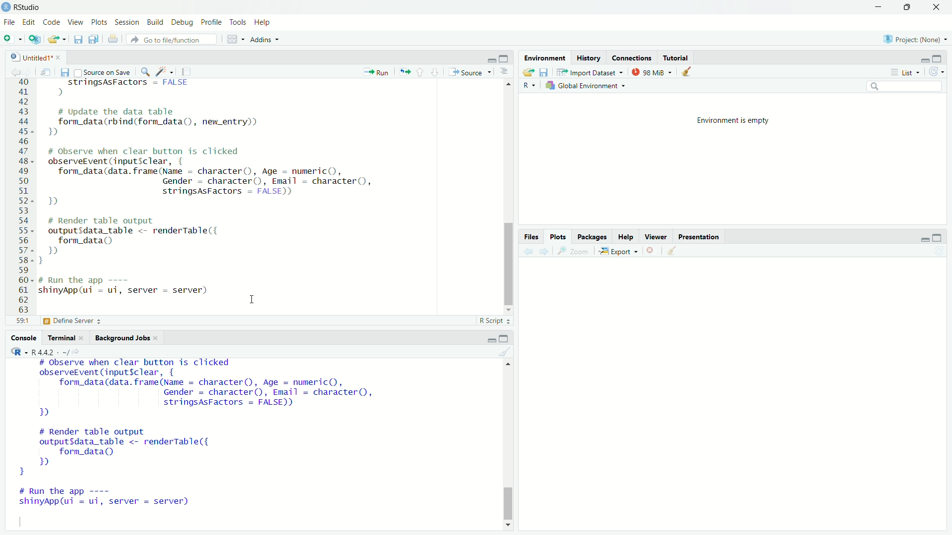 Image resolution: width=952 pixels, height=535 pixels. What do you see at coordinates (22, 198) in the screenshot?
I see `serial numbers` at bounding box center [22, 198].